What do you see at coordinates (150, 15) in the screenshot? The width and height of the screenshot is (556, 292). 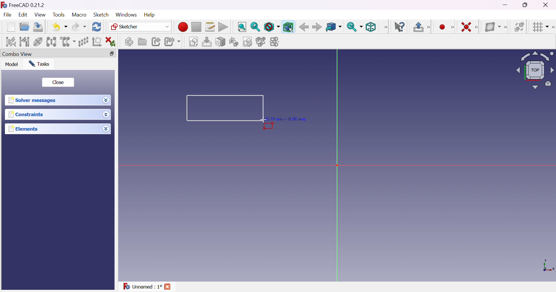 I see `Help` at bounding box center [150, 15].